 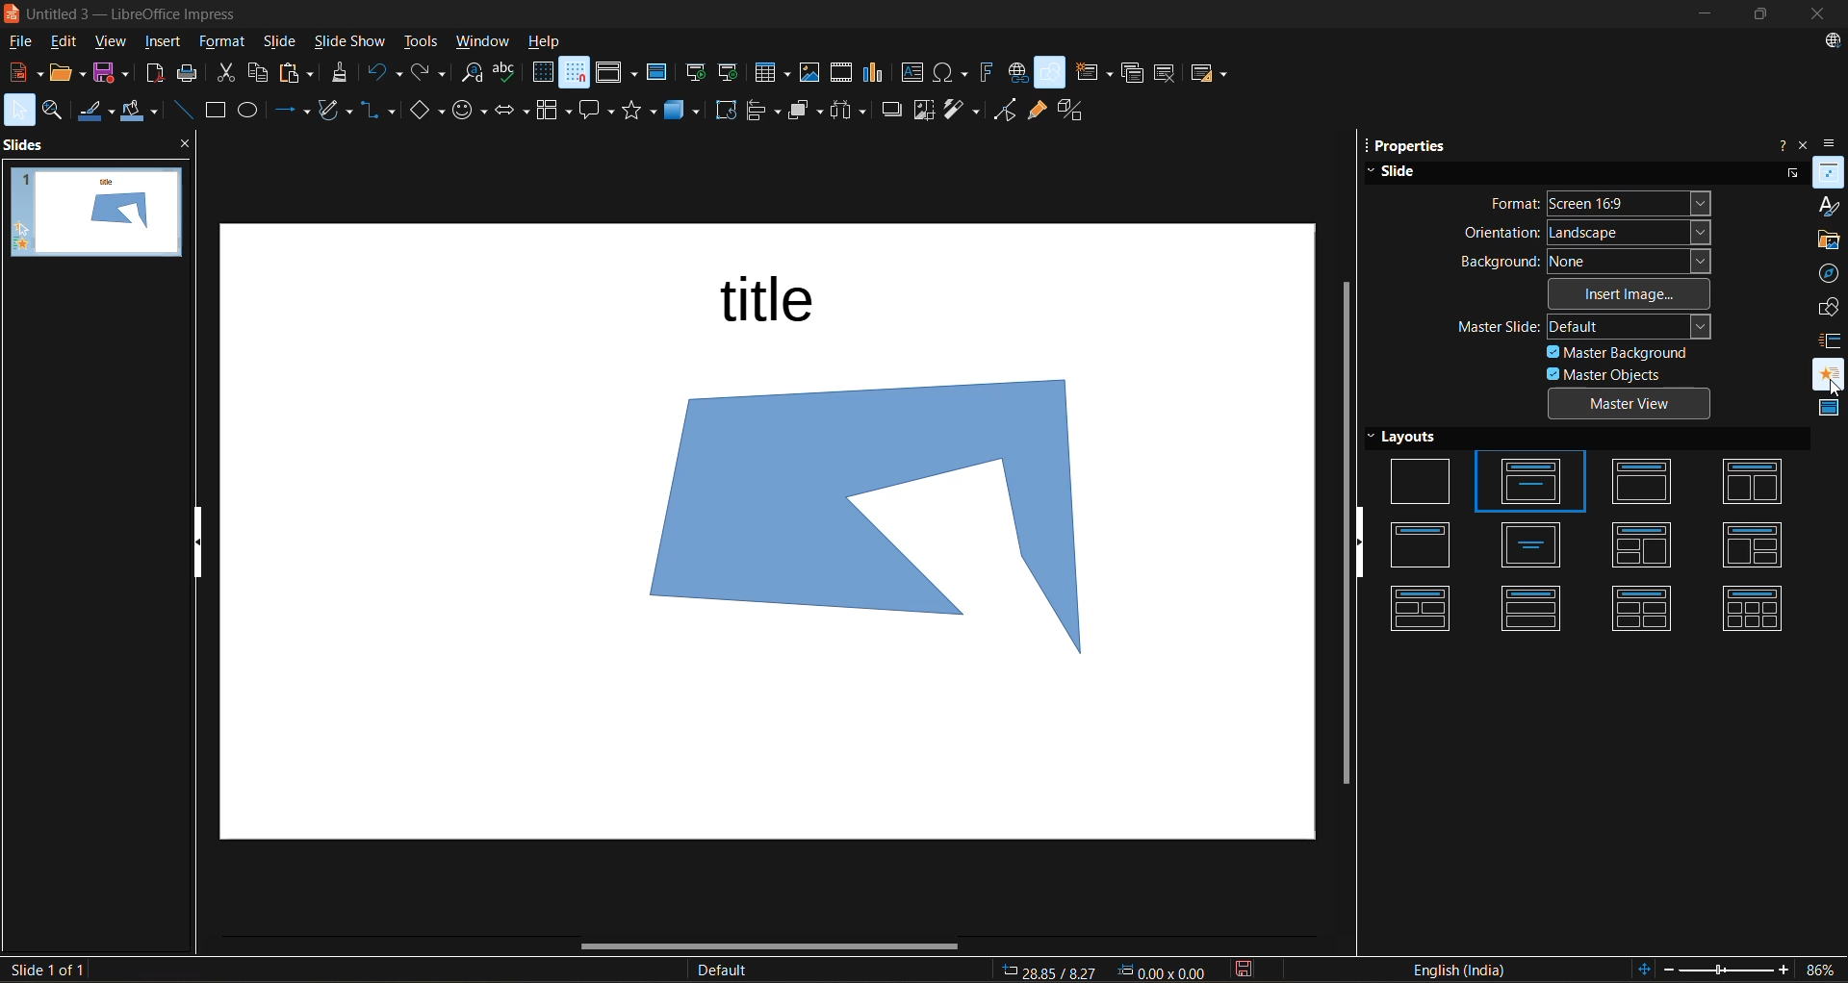 What do you see at coordinates (731, 74) in the screenshot?
I see `start from current slide` at bounding box center [731, 74].